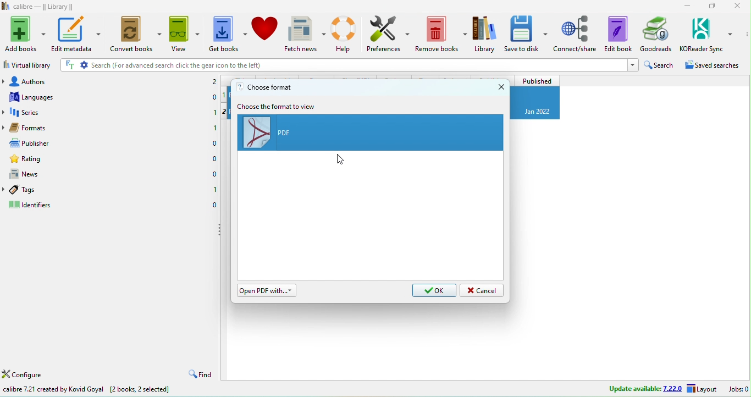 The image size is (751, 397). Describe the element at coordinates (713, 6) in the screenshot. I see `maximize` at that location.